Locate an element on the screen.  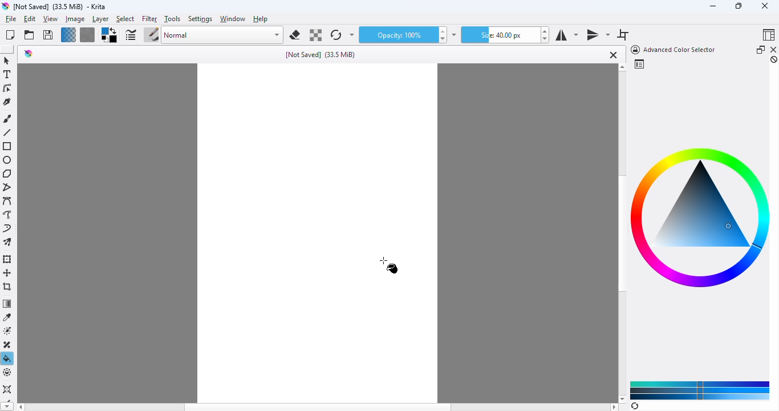
polyline tool is located at coordinates (9, 187).